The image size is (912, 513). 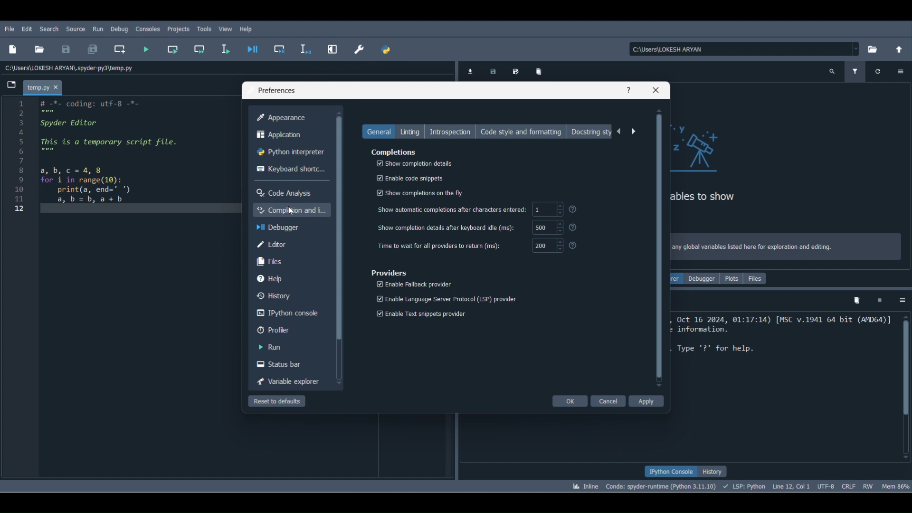 I want to click on Keyboard shortcuts, so click(x=288, y=170).